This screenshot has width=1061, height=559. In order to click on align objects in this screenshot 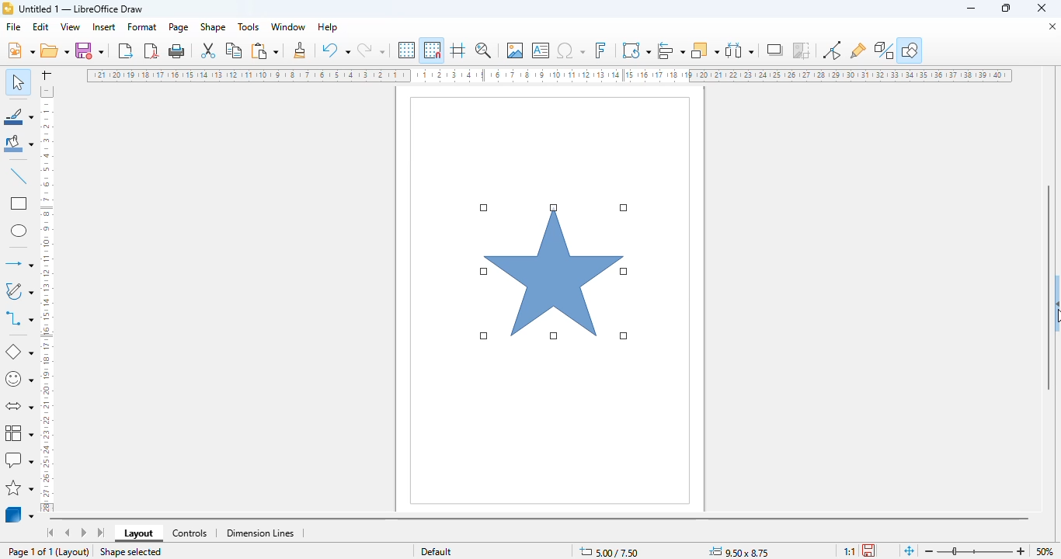, I will do `click(672, 50)`.